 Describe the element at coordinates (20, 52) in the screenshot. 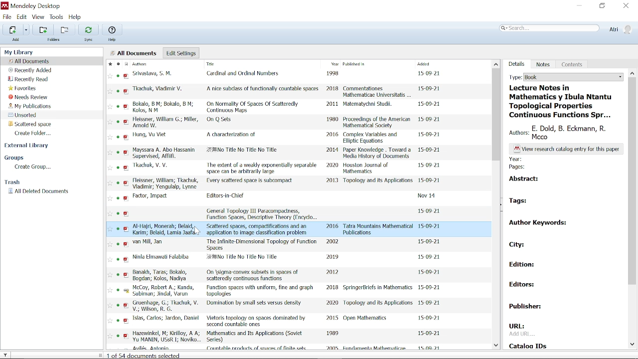

I see `my library` at that location.